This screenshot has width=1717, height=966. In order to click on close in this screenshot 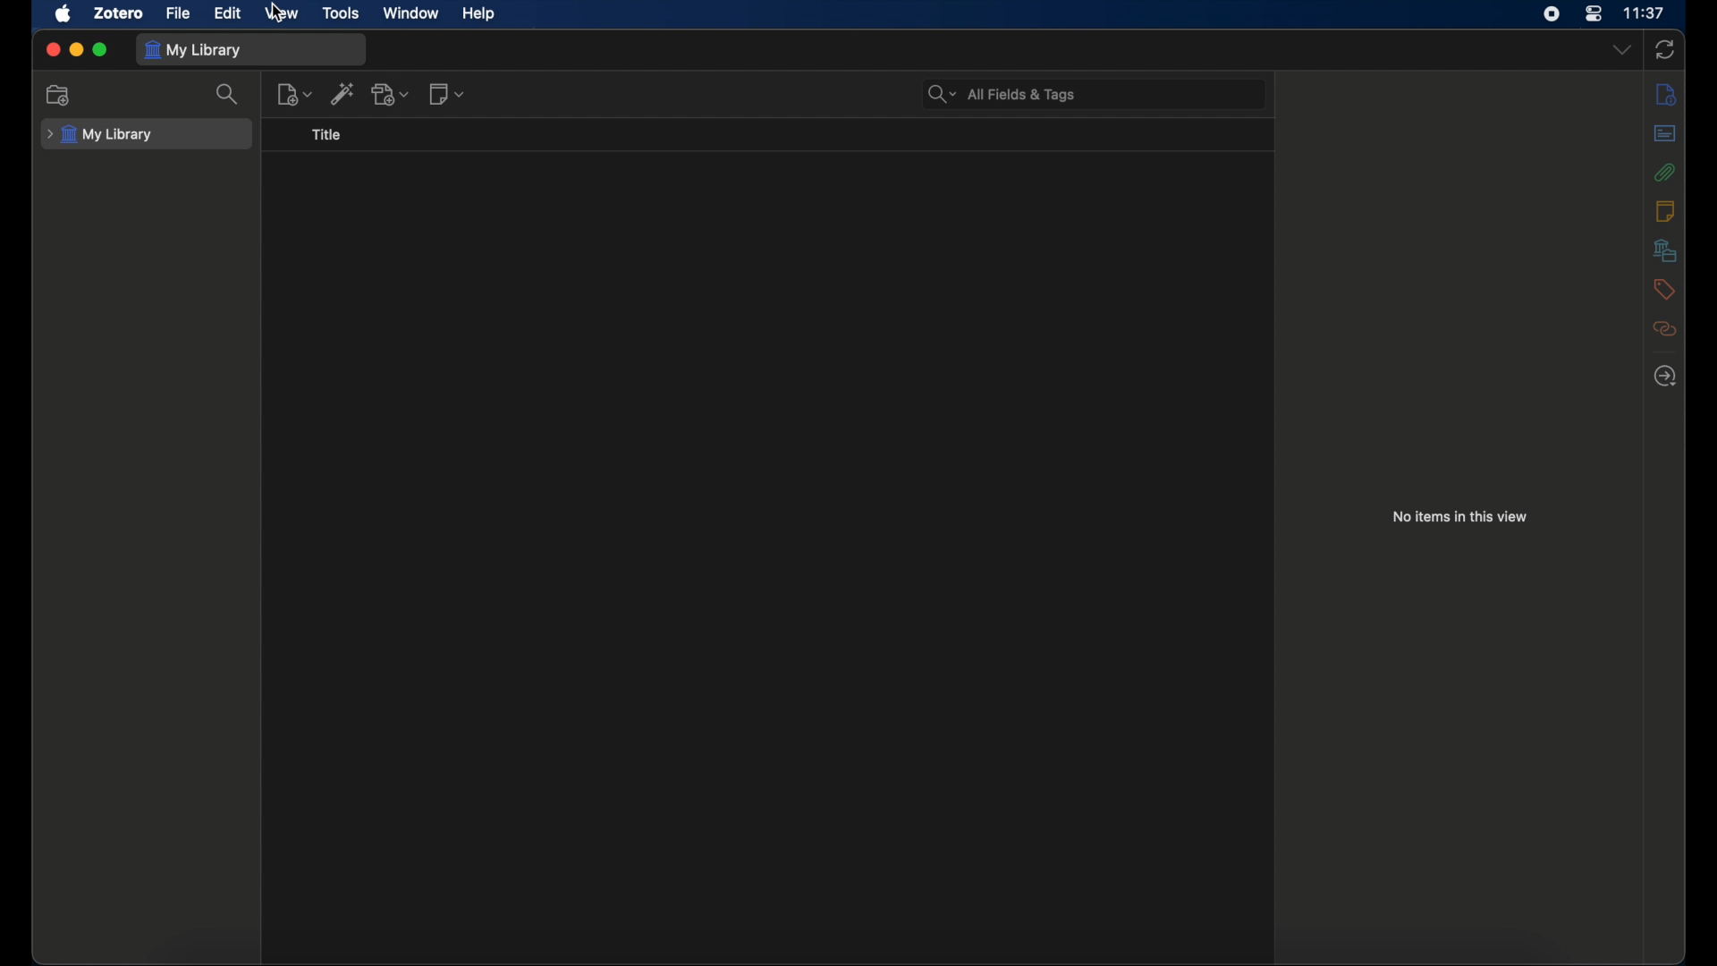, I will do `click(52, 49)`.